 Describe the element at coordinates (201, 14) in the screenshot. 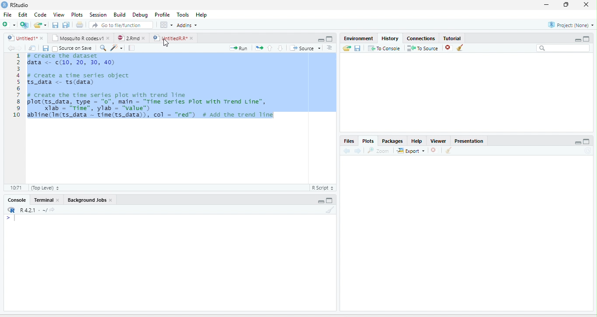

I see `Help` at that location.